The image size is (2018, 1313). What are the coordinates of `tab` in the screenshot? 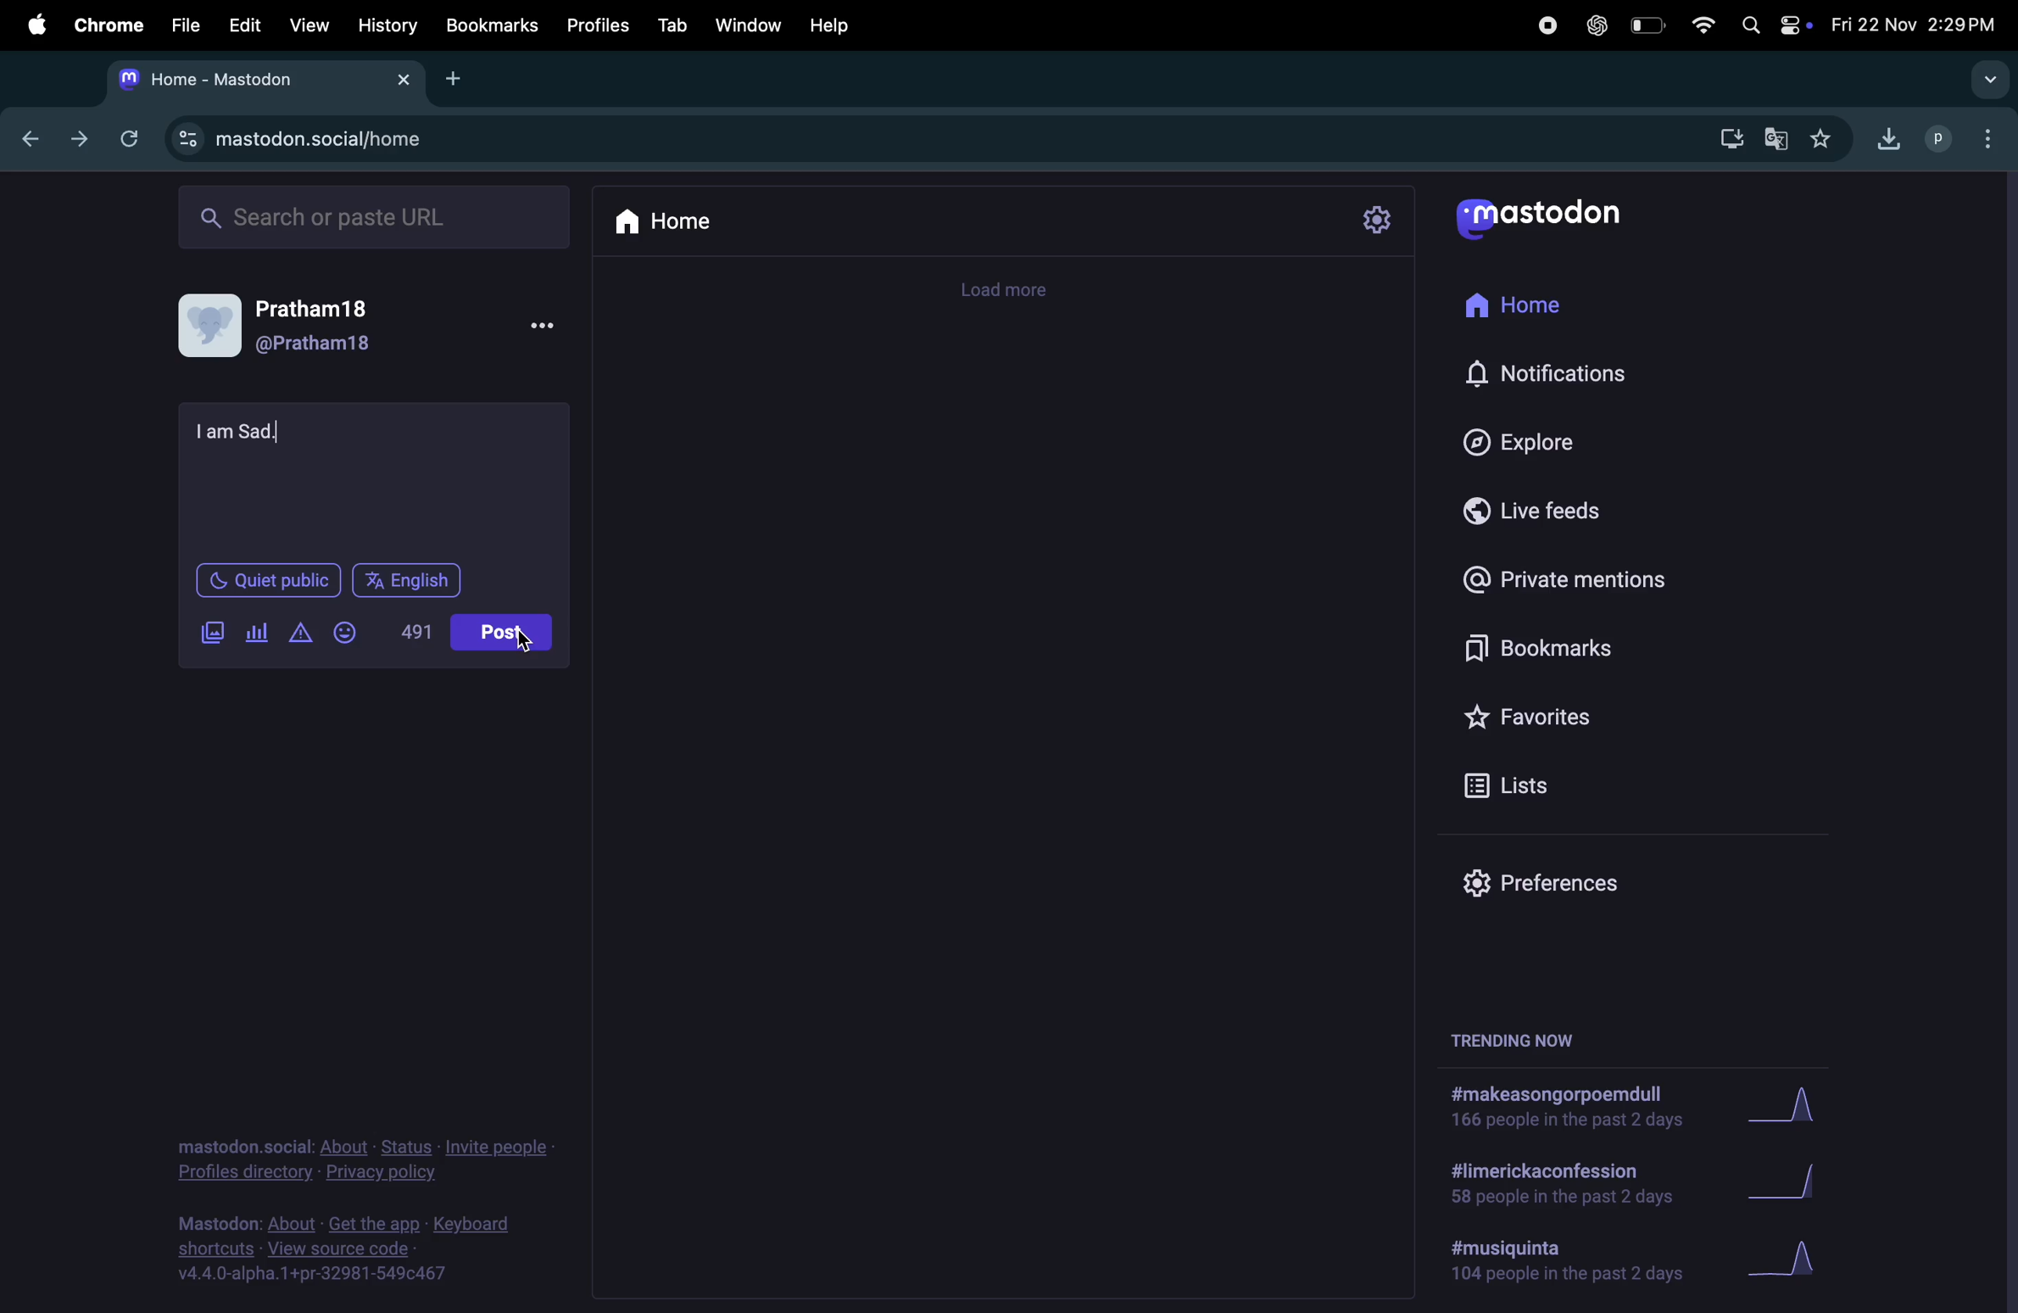 It's located at (669, 24).